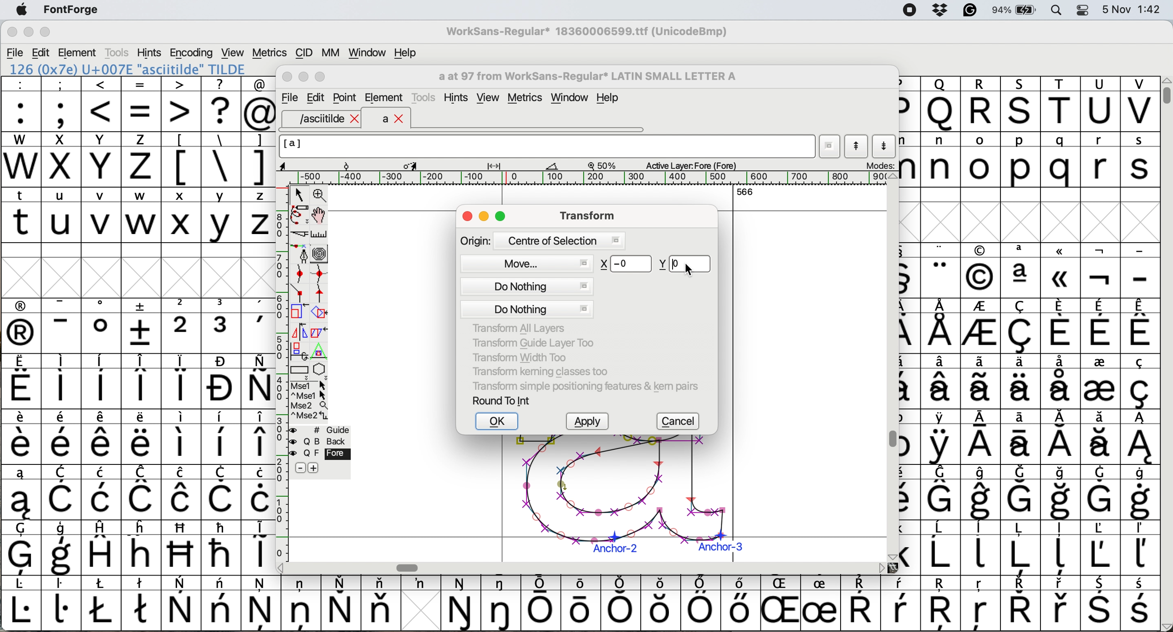 This screenshot has width=1173, height=632. I want to click on WorkSans-Regular 18360006599.ttf (UnicodeBmp), so click(587, 33).